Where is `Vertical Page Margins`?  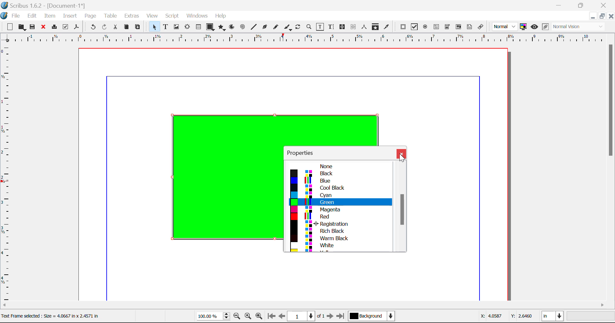
Vertical Page Margins is located at coordinates (311, 38).